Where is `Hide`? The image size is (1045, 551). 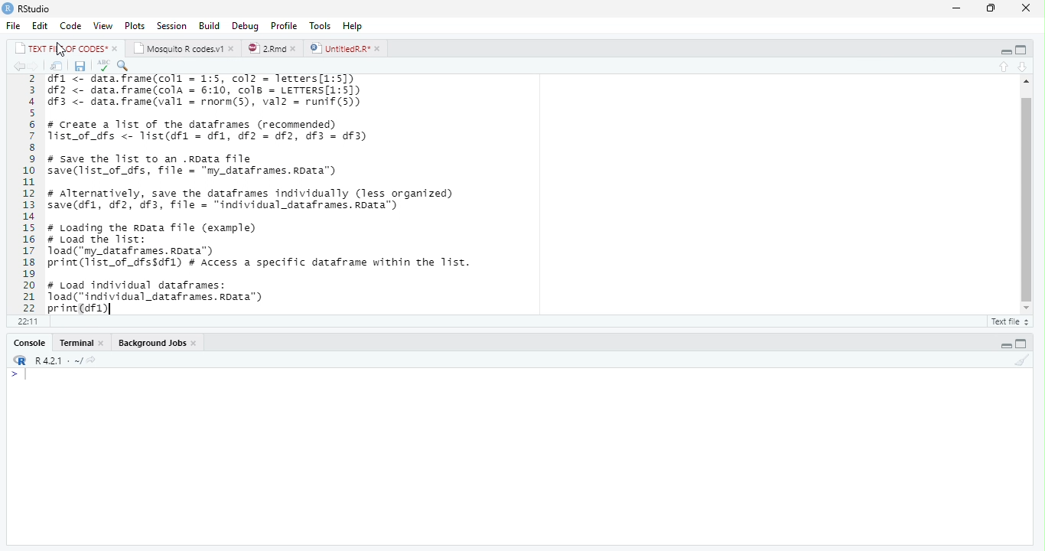
Hide is located at coordinates (1004, 50).